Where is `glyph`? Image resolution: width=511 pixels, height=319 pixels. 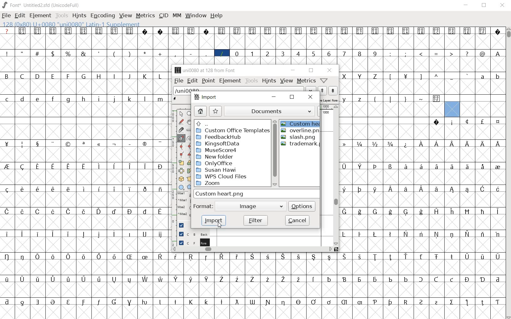
glyph is located at coordinates (421, 279).